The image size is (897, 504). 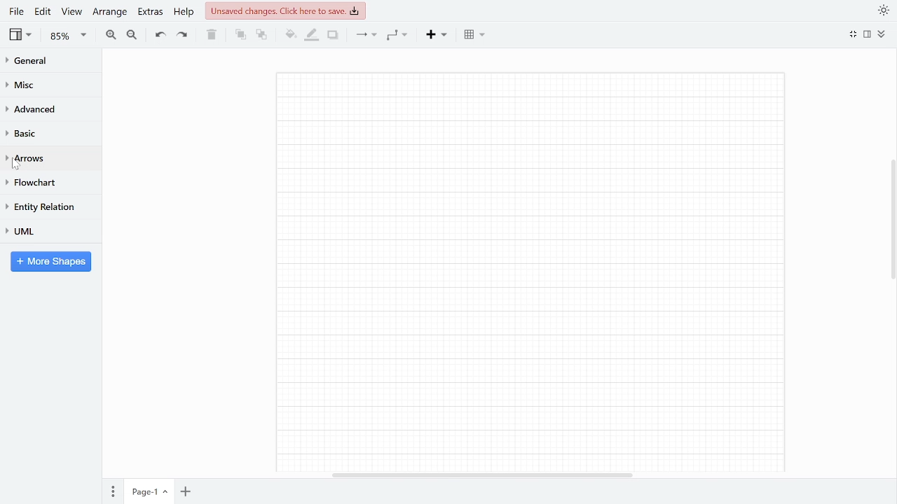 What do you see at coordinates (110, 35) in the screenshot?
I see `Zoom in` at bounding box center [110, 35].